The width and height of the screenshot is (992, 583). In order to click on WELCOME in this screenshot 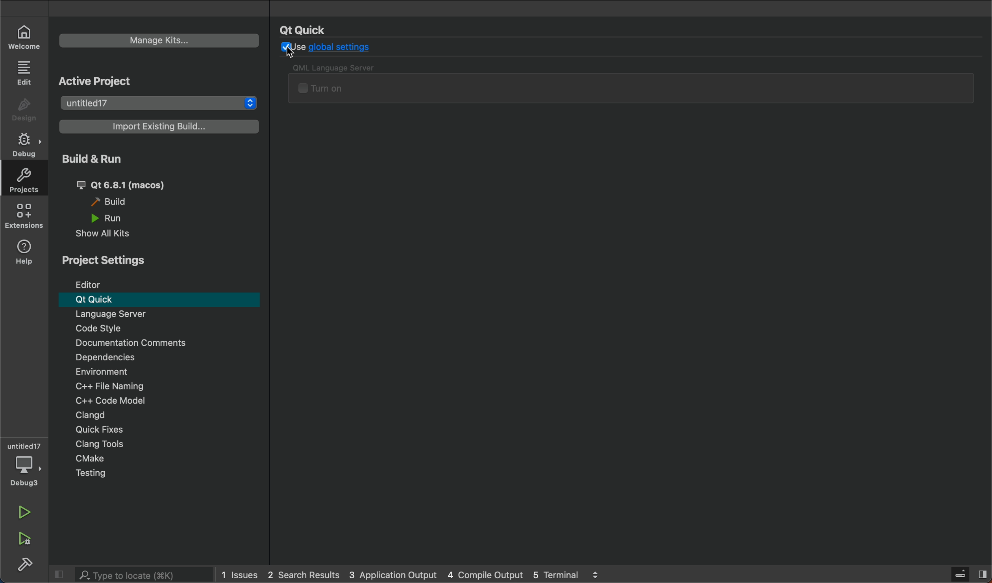, I will do `click(26, 37)`.